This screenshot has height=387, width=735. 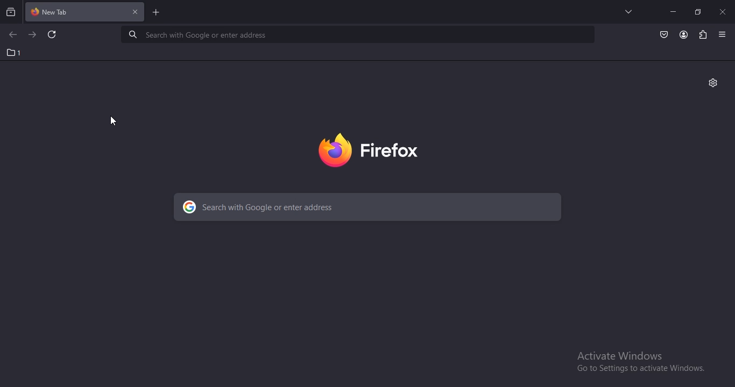 I want to click on search, so click(x=369, y=209).